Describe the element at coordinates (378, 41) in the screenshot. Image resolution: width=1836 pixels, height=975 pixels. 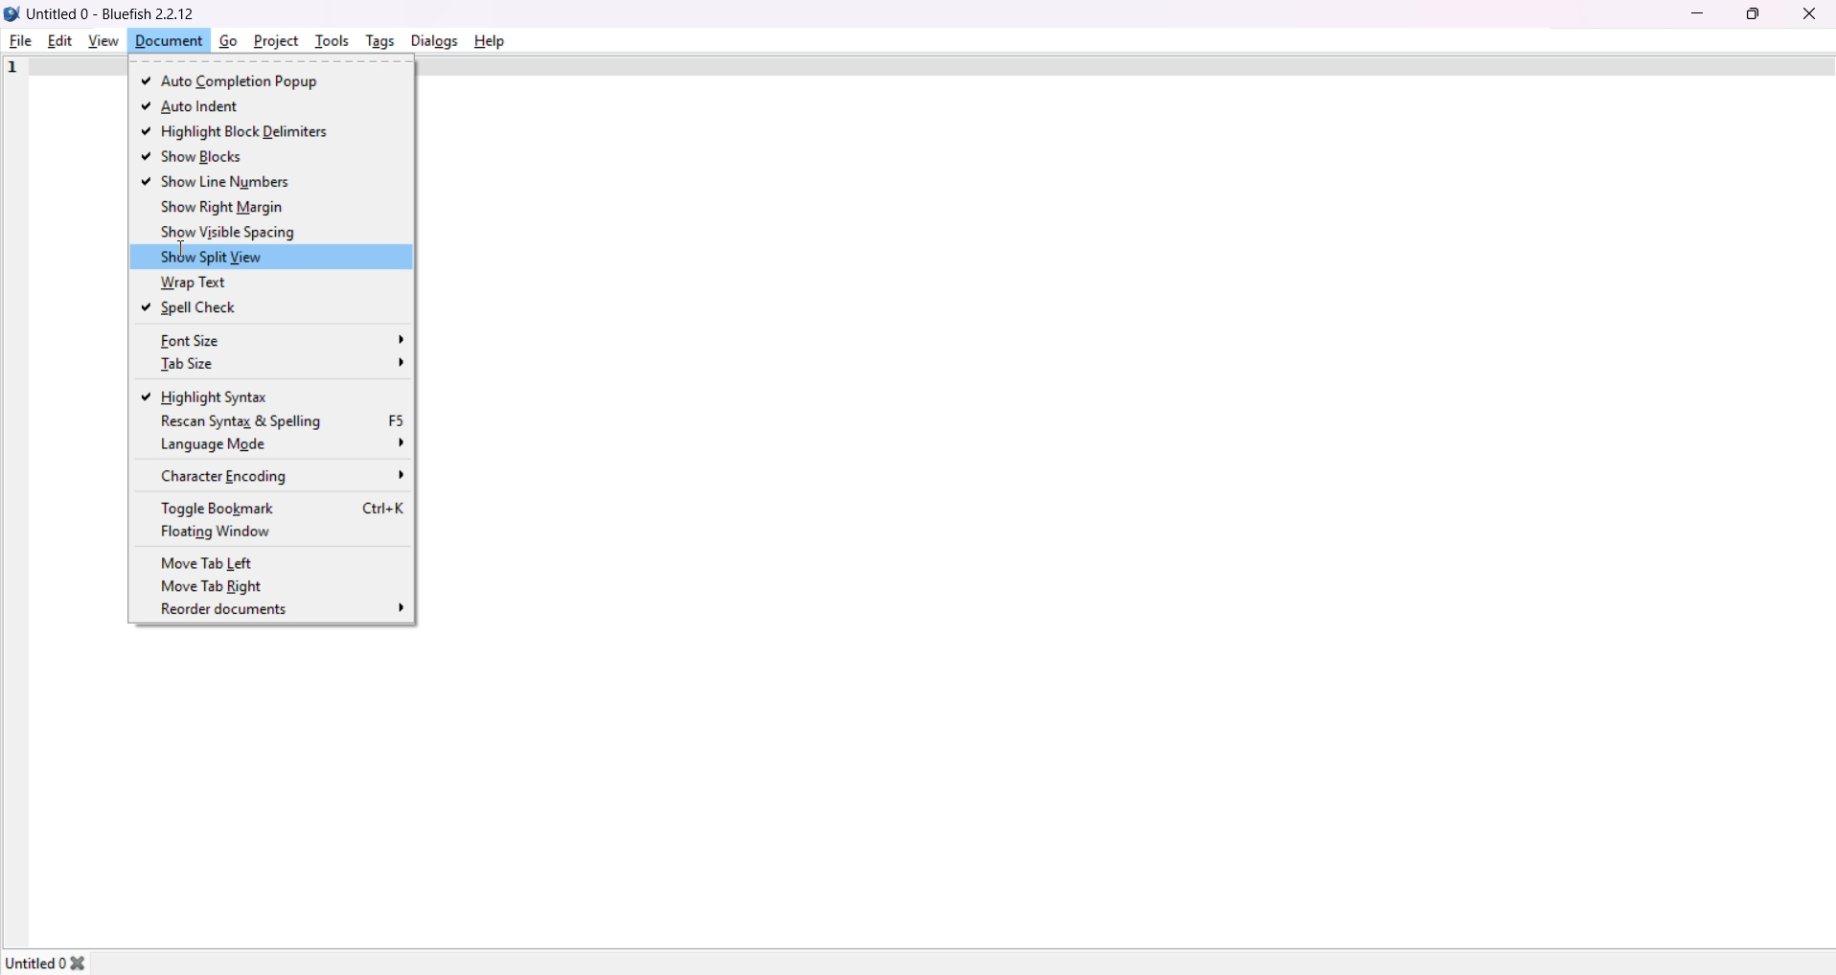
I see `tags` at that location.